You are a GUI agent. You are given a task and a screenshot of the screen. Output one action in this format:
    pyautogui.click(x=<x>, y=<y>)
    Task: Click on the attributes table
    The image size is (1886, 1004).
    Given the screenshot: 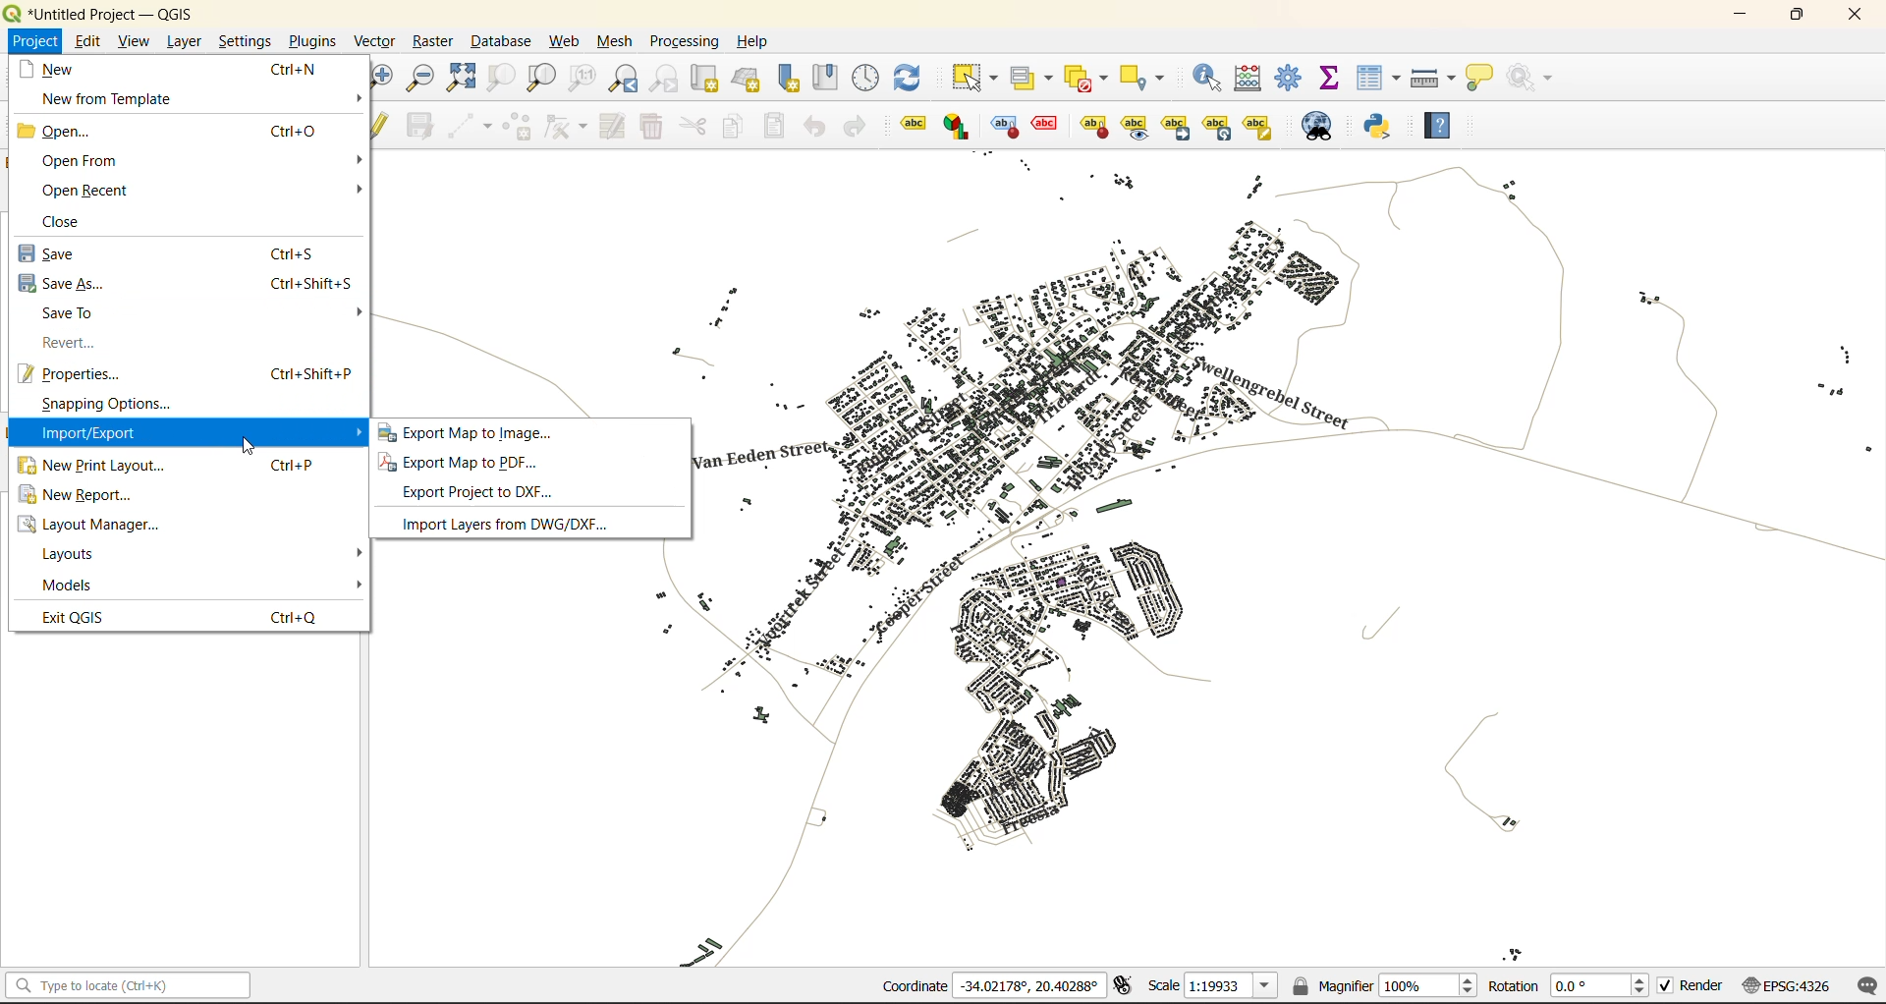 What is the action you would take?
    pyautogui.click(x=1379, y=79)
    